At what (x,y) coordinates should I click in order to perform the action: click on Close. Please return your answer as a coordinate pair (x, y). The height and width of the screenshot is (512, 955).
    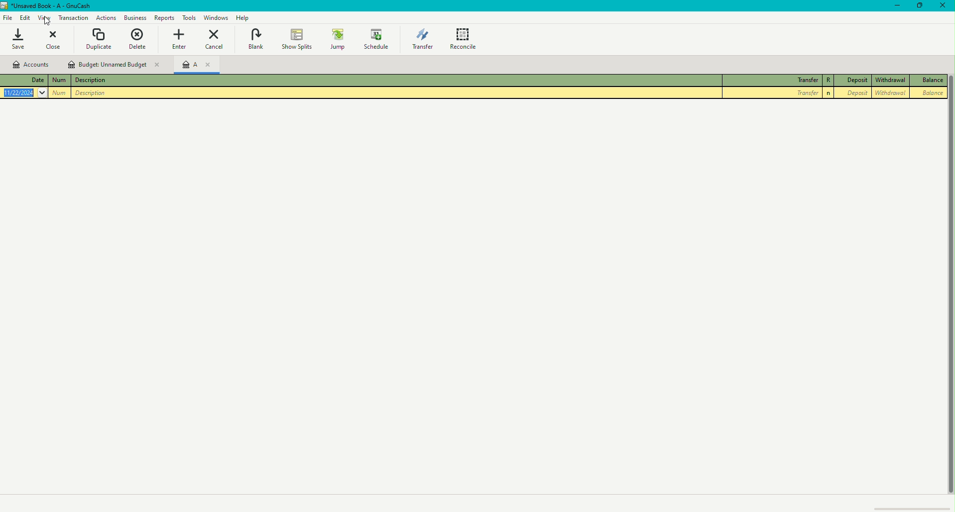
    Looking at the image, I should click on (943, 8).